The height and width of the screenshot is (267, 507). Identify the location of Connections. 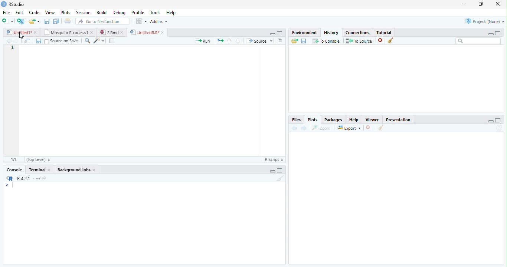
(357, 32).